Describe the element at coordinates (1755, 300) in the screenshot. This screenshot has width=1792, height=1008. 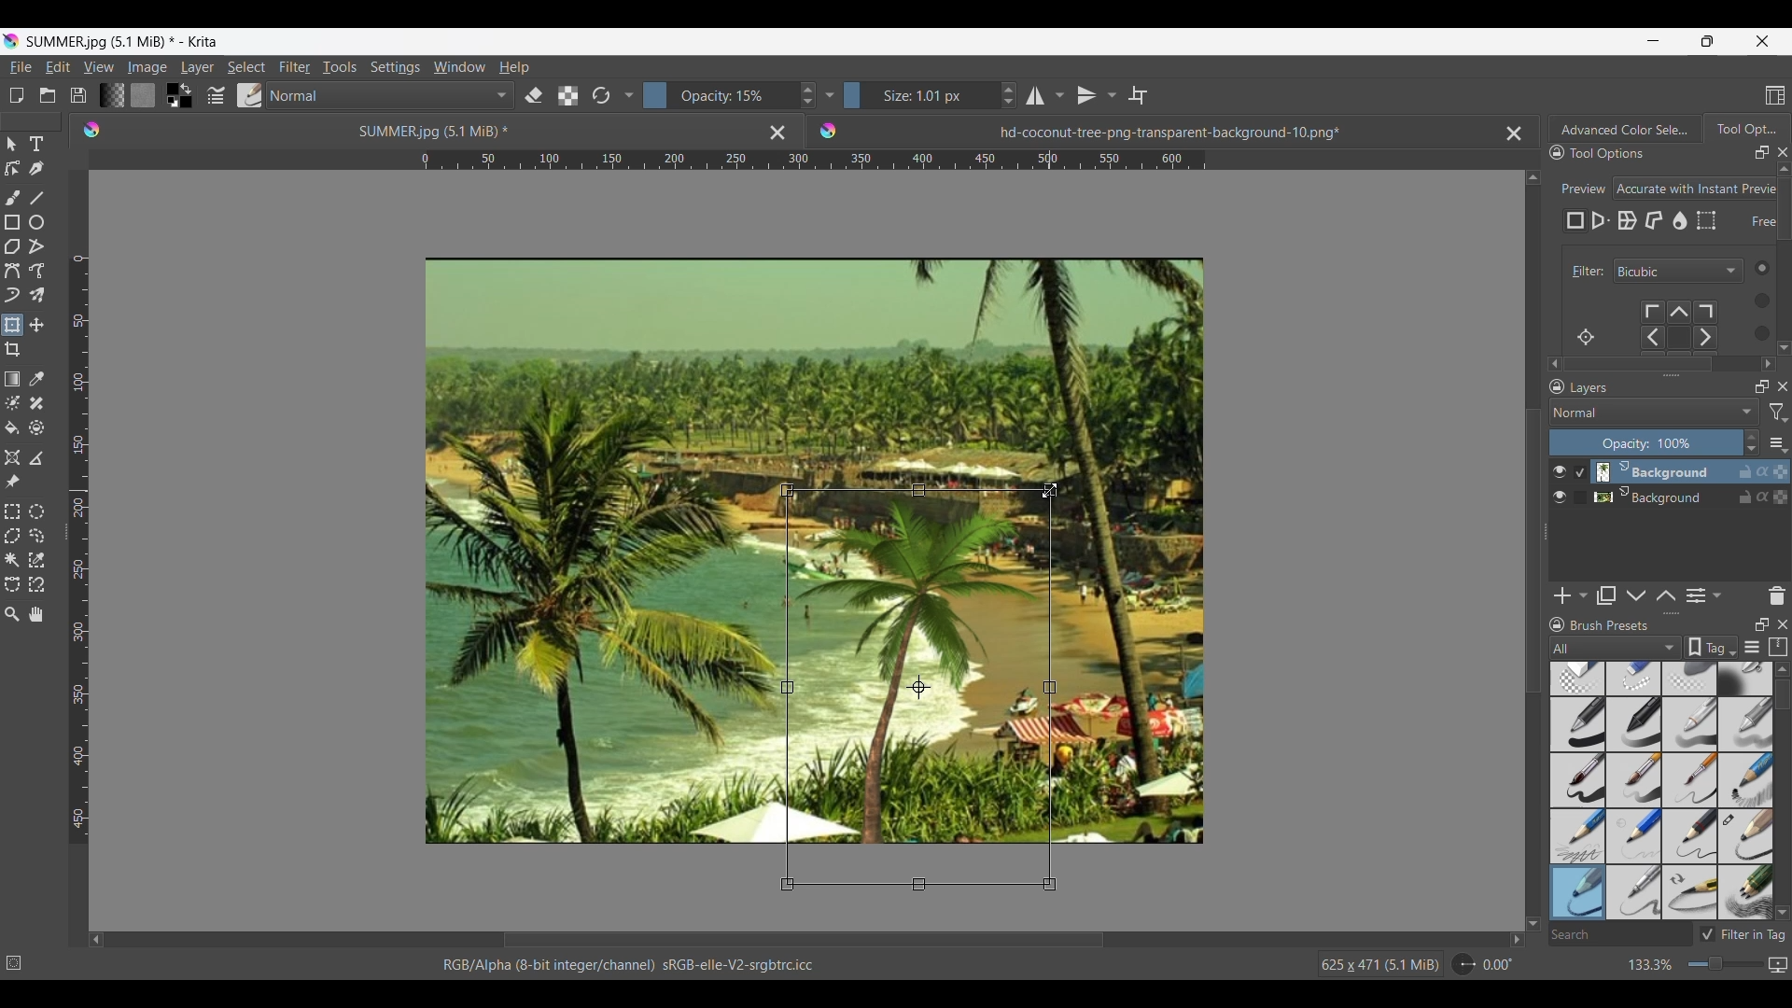
I see `Select` at that location.